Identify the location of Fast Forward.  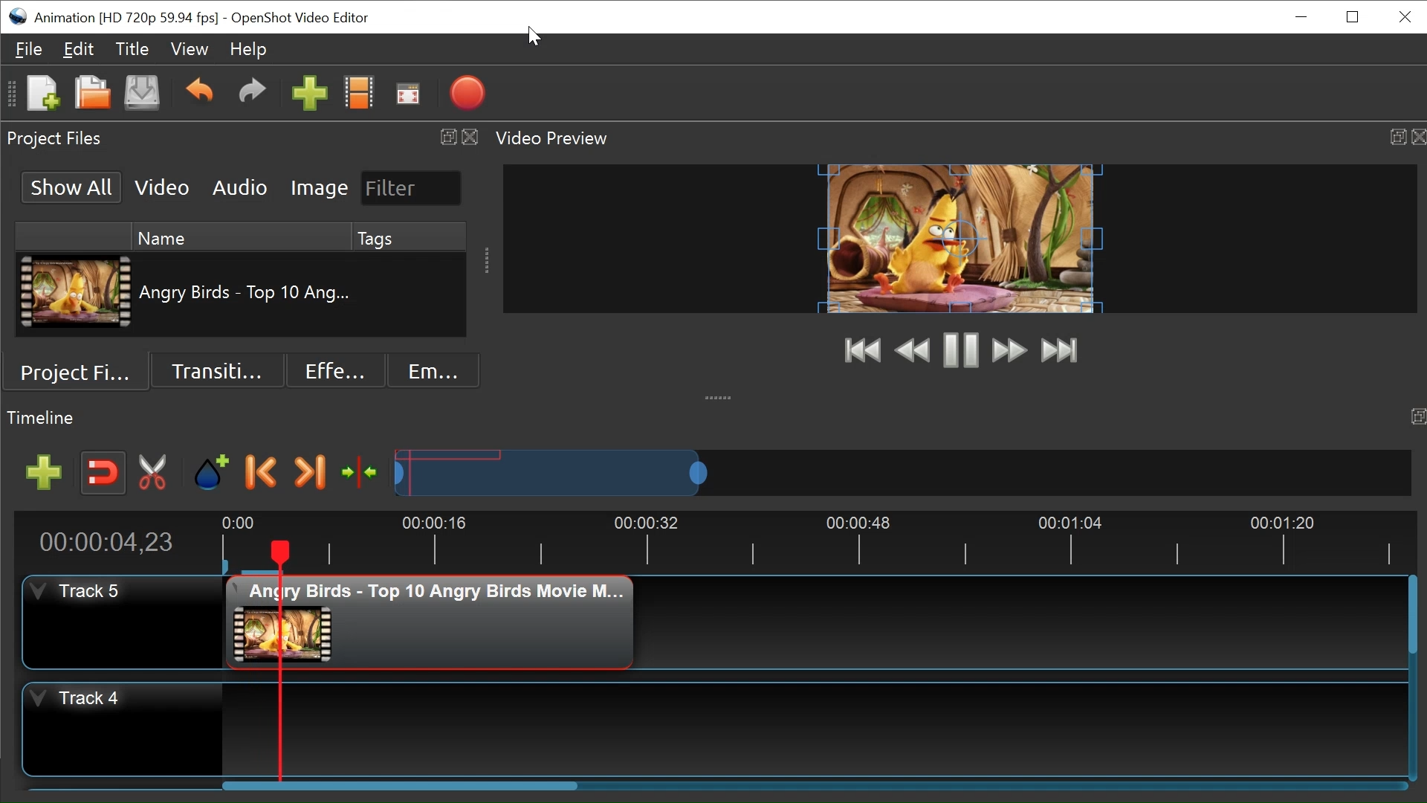
(1009, 352).